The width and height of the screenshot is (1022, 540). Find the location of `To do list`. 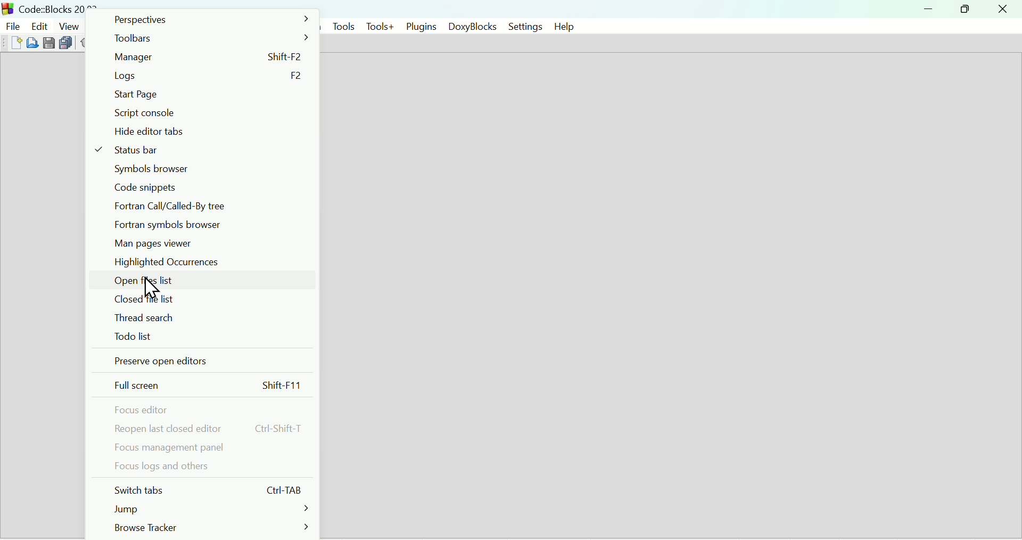

To do list is located at coordinates (205, 337).